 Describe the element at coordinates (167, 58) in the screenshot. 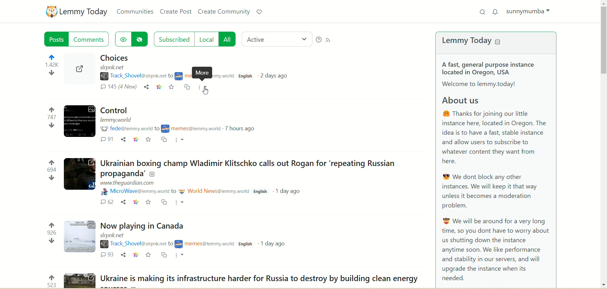

I see `post on  "Choices"` at that location.